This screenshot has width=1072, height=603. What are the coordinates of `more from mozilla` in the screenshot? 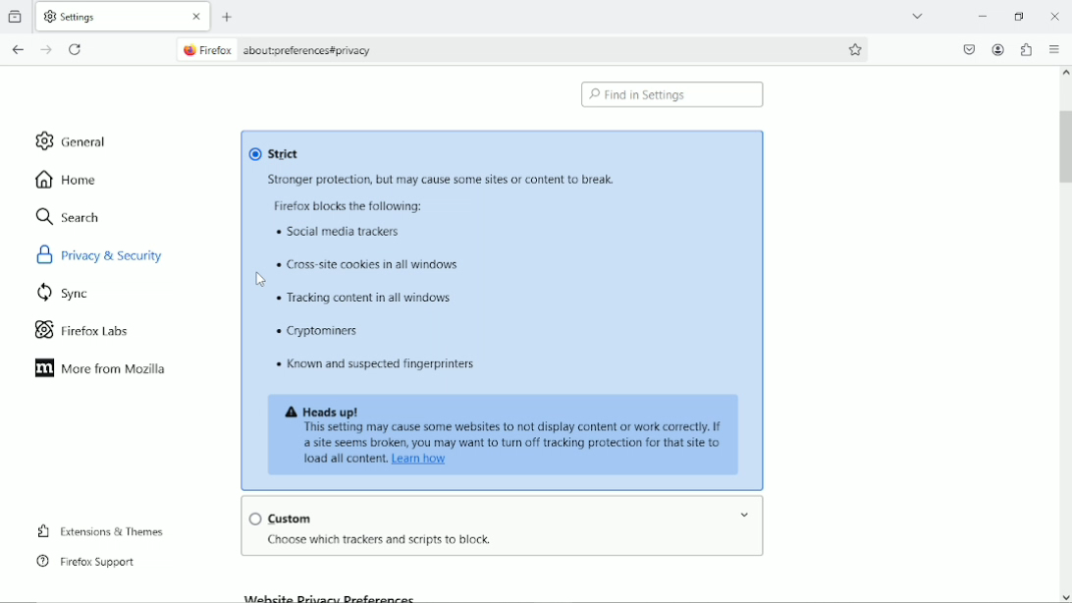 It's located at (101, 368).